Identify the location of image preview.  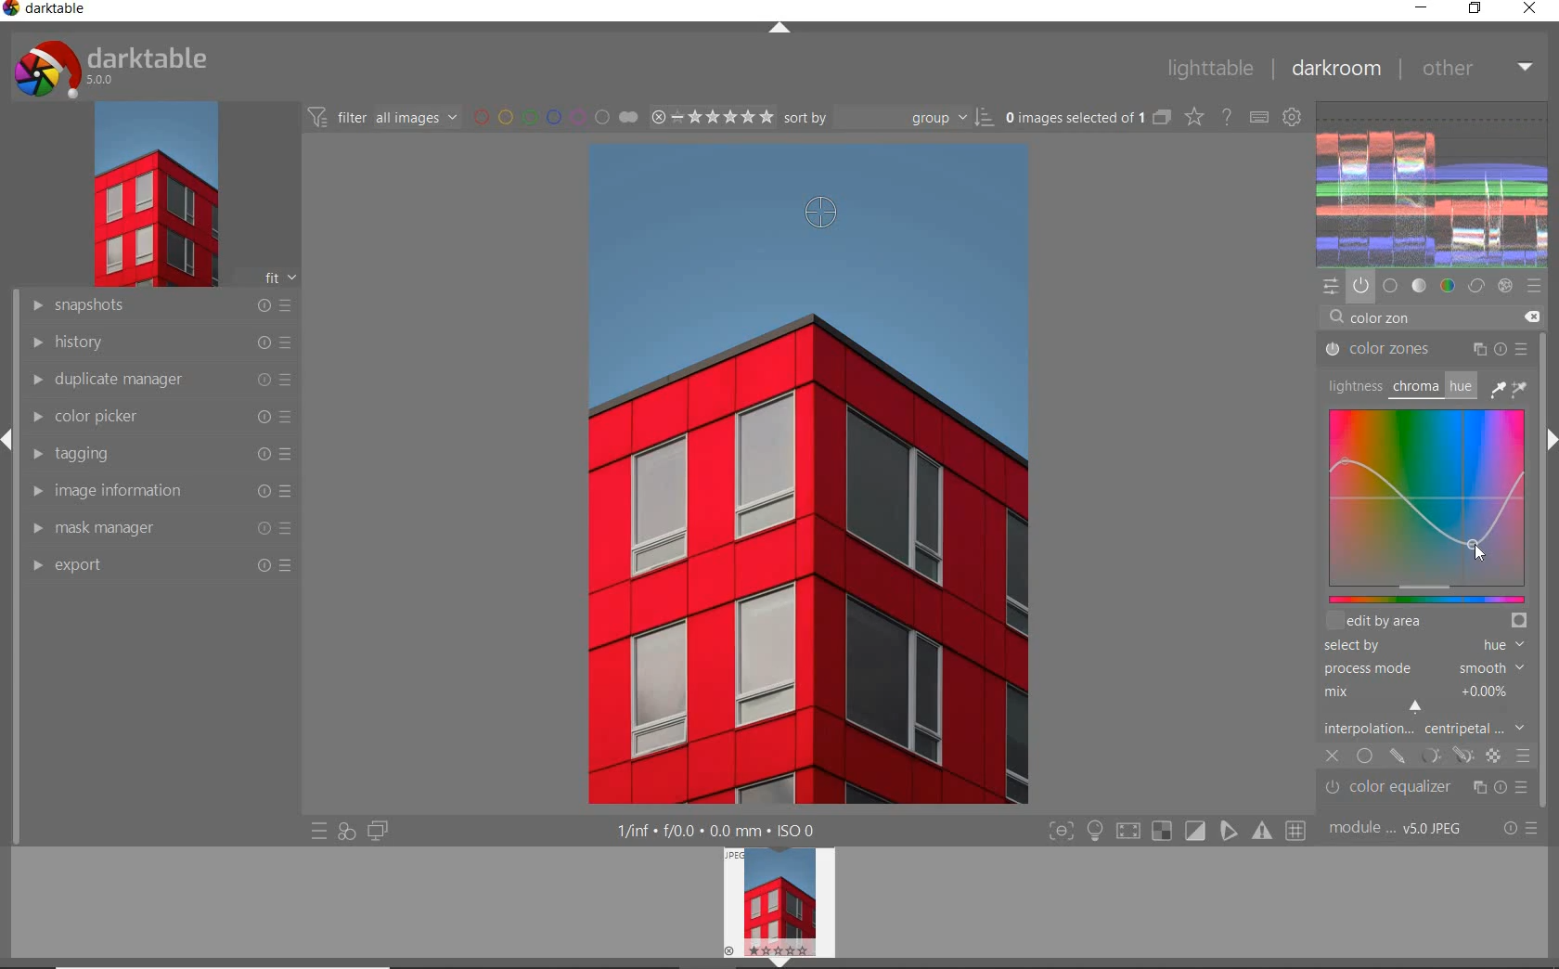
(777, 898).